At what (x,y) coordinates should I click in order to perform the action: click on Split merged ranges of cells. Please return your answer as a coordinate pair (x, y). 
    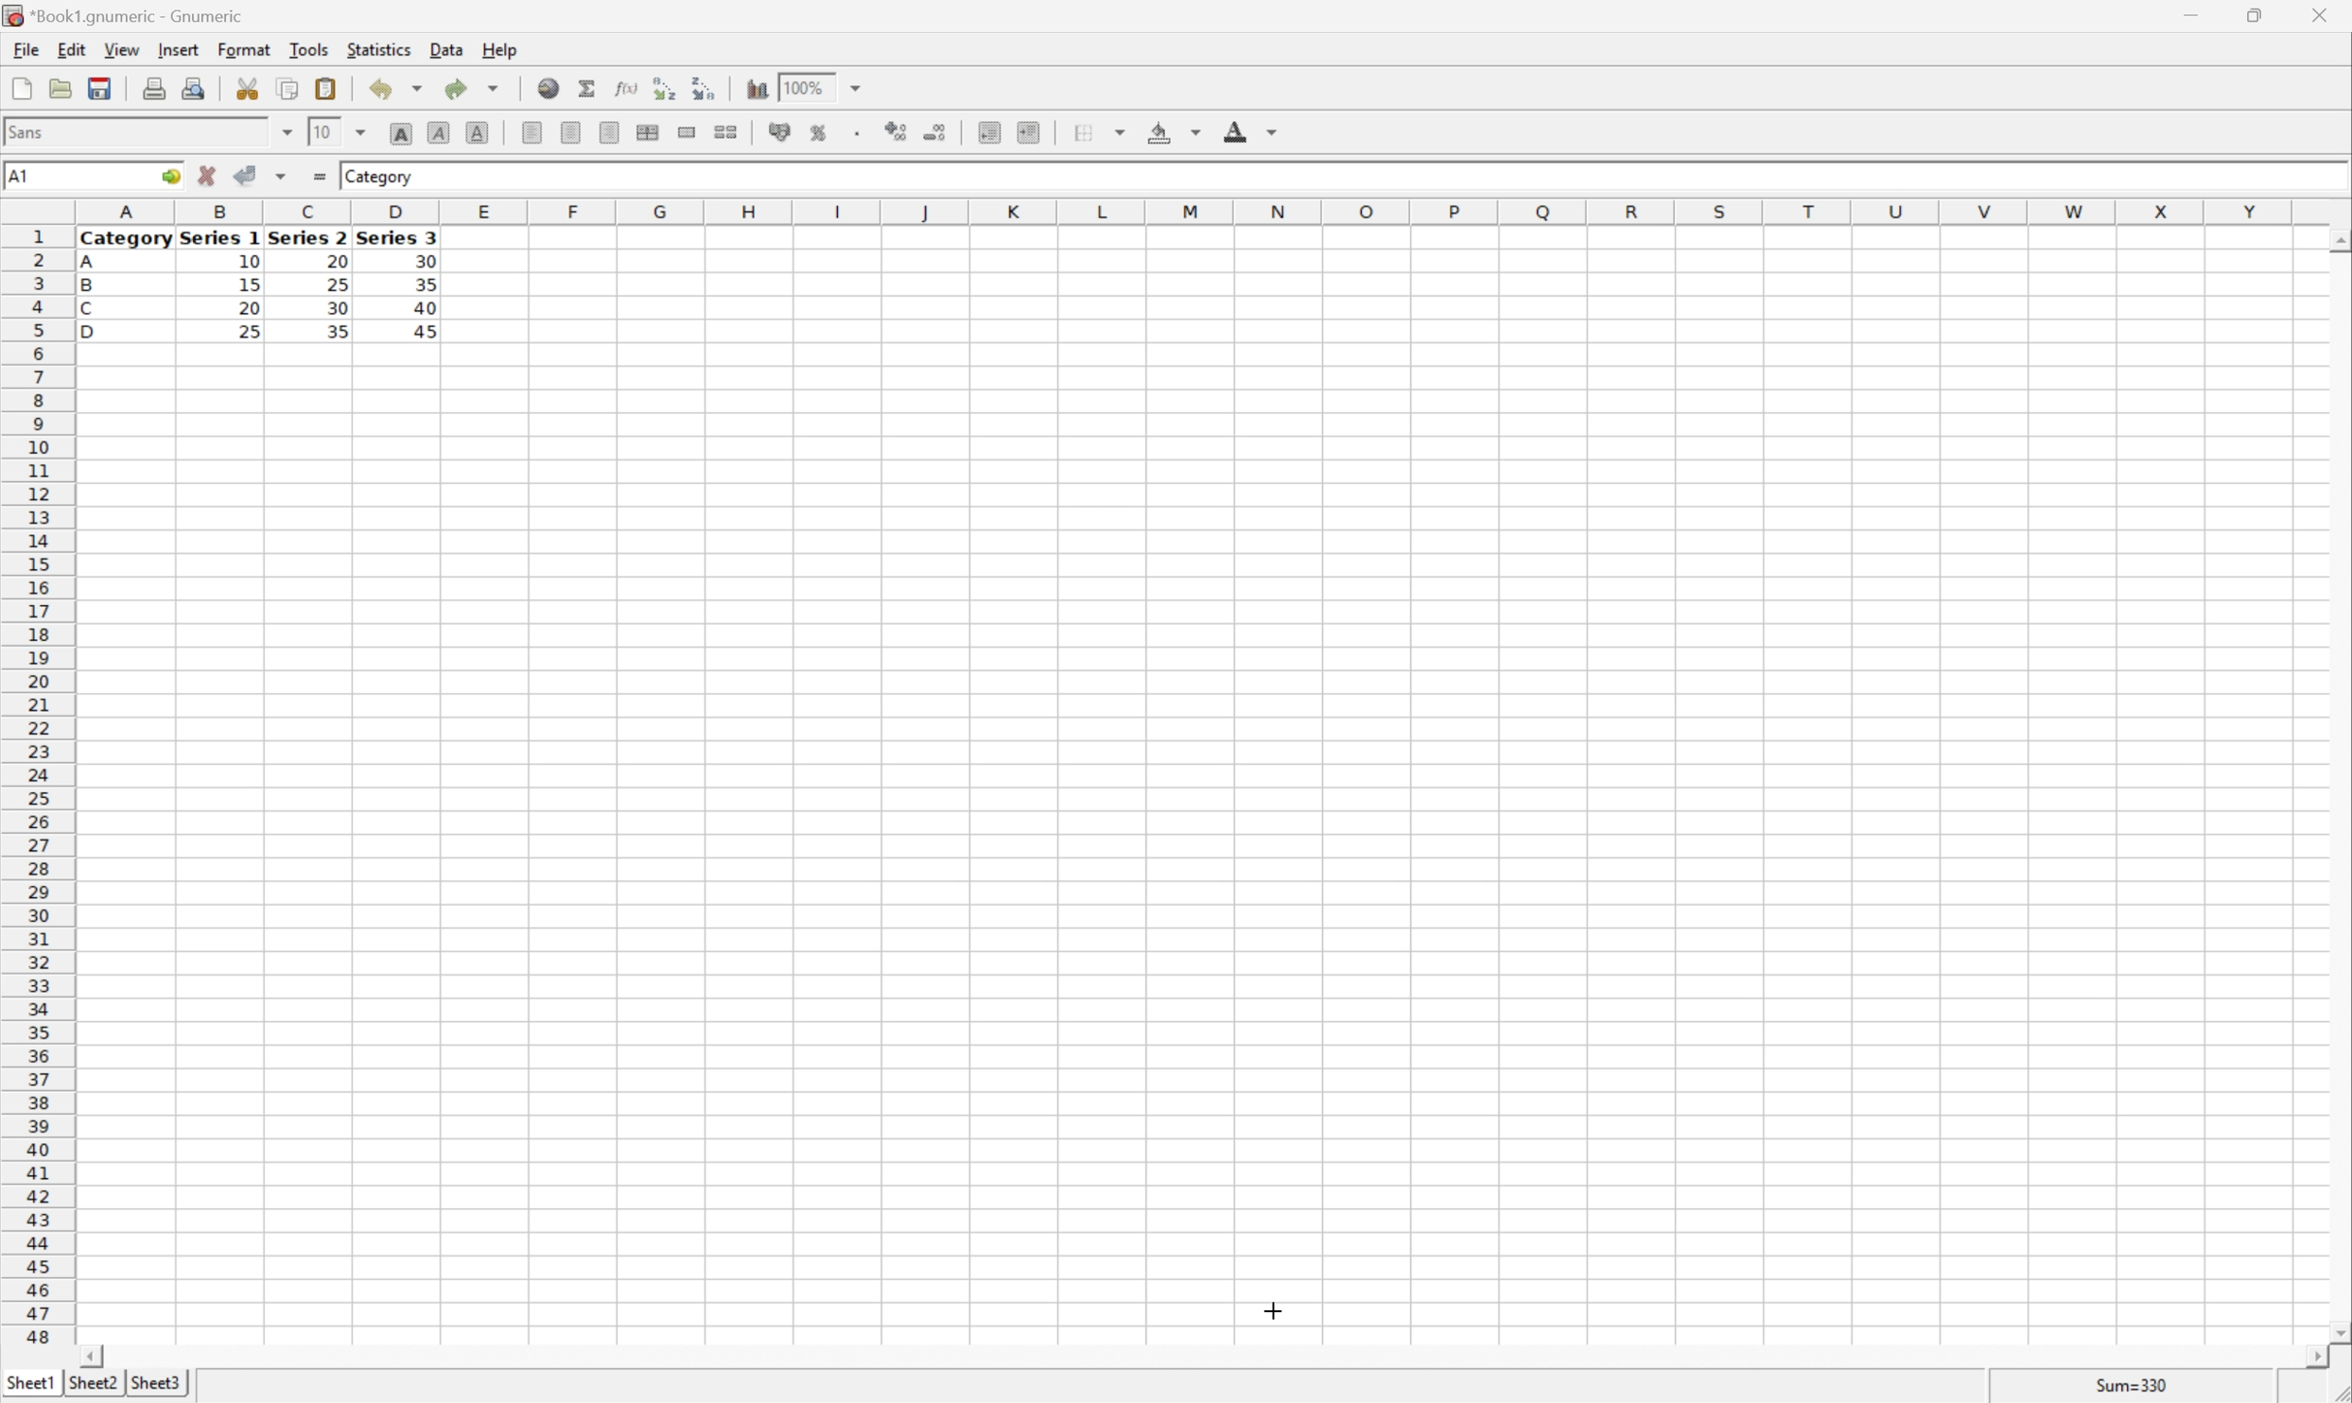
    Looking at the image, I should click on (725, 134).